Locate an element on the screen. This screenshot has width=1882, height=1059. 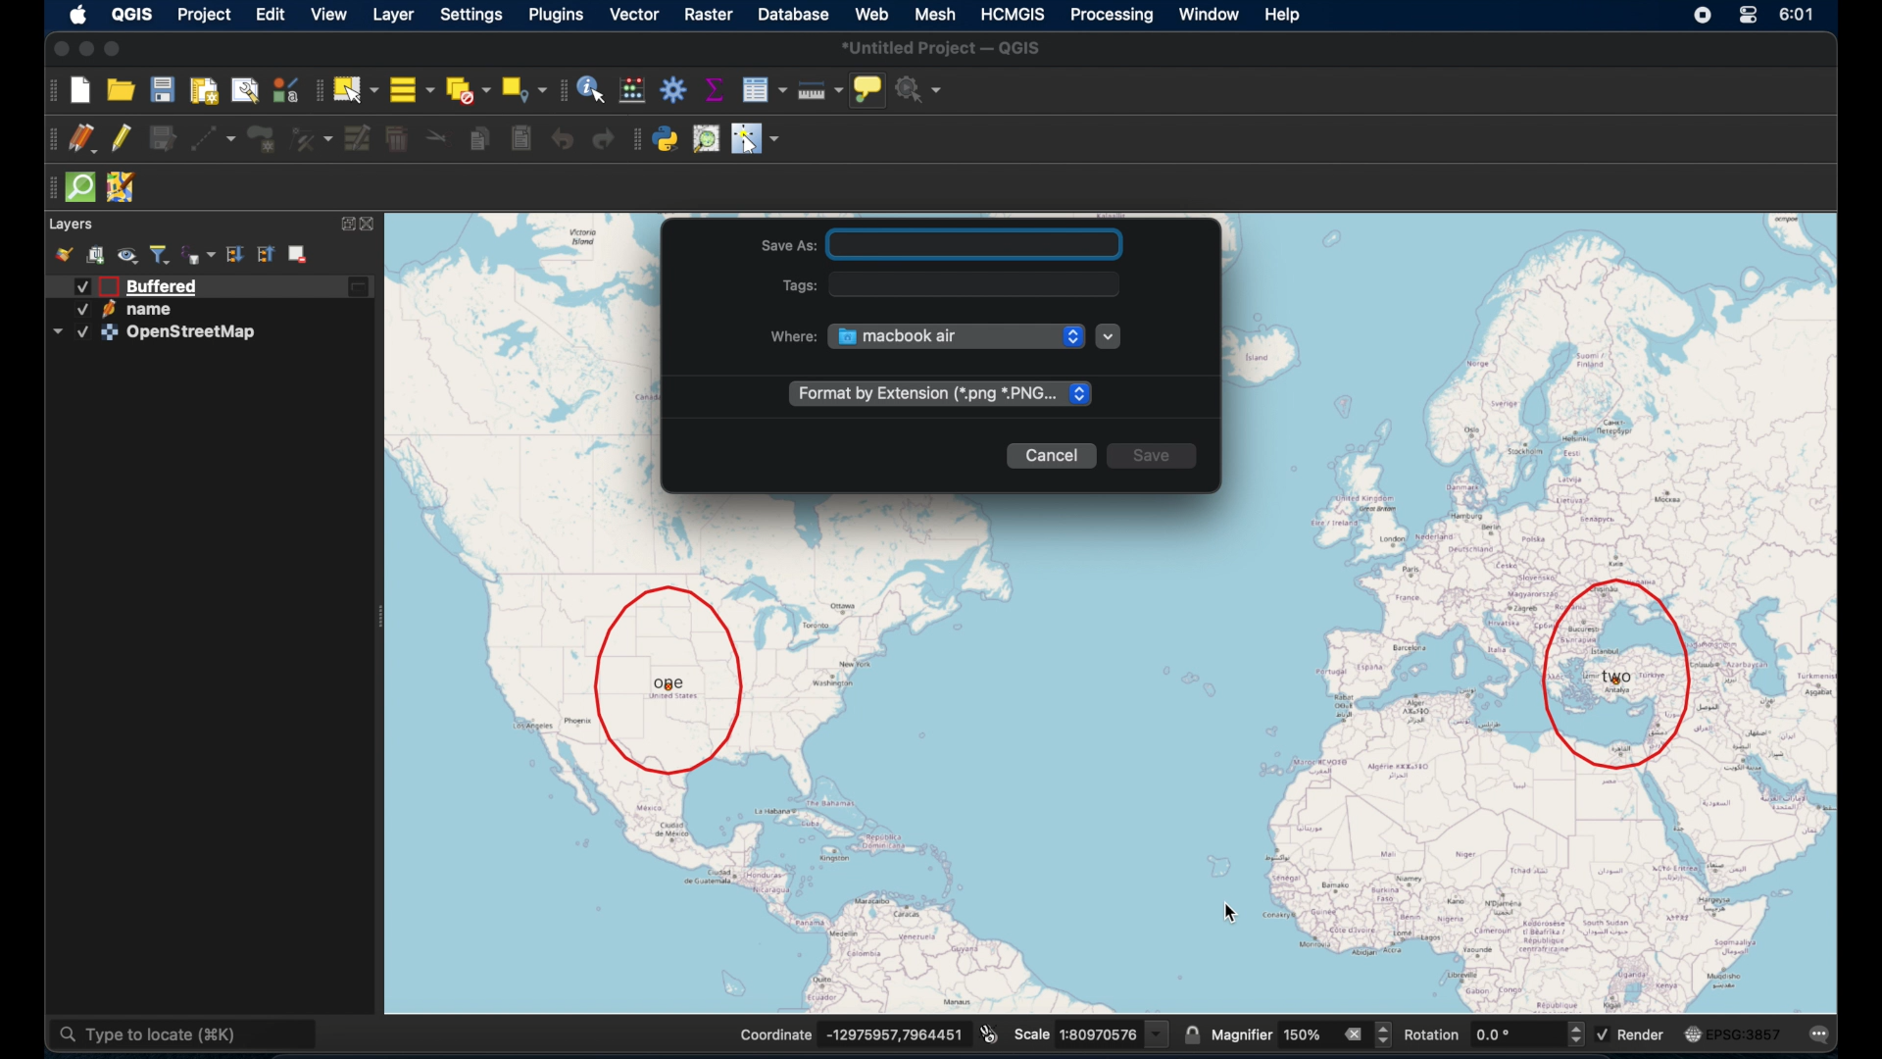
toggle extents and position mouse display is located at coordinates (987, 1031).